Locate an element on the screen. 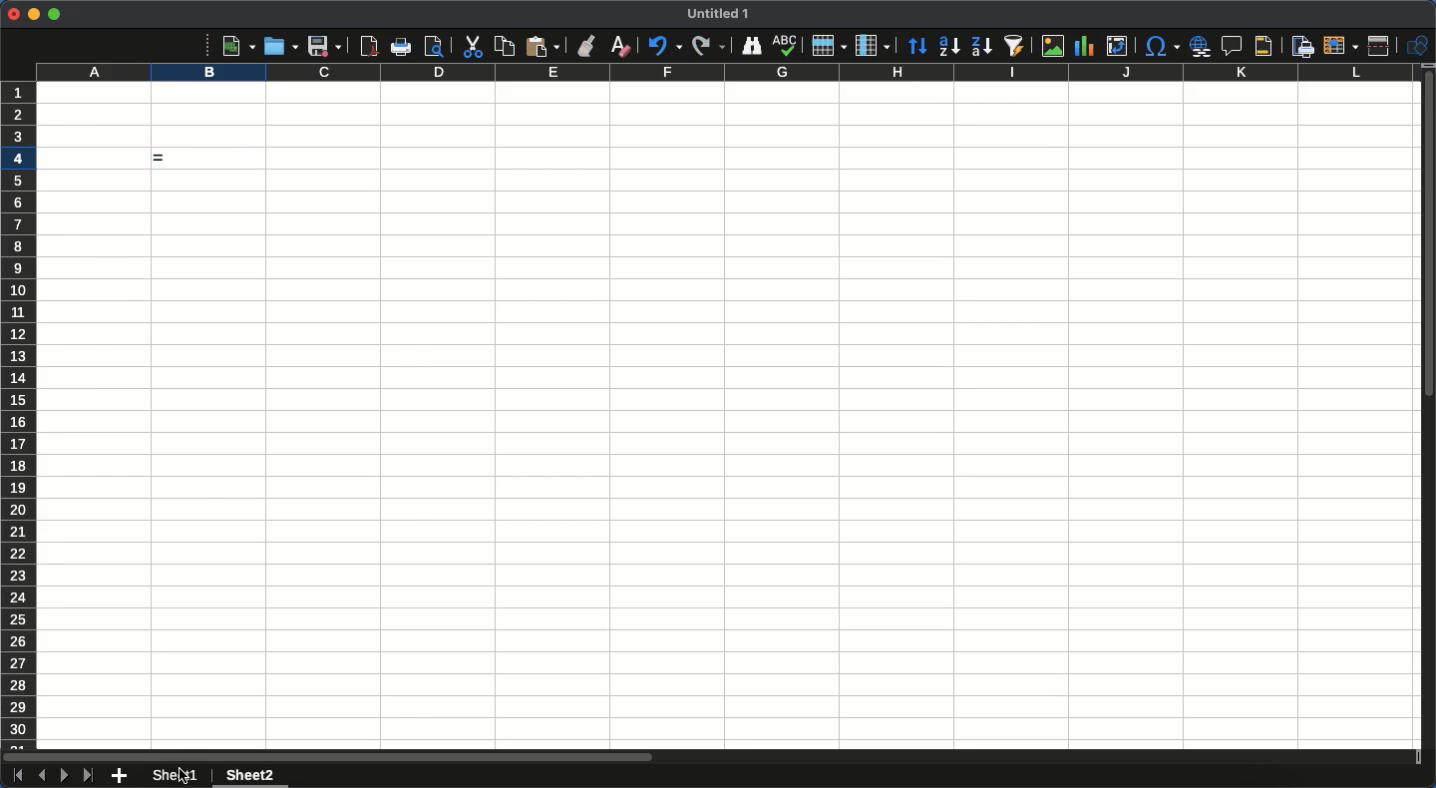 The width and height of the screenshot is (1436, 788). Last sheet is located at coordinates (88, 775).